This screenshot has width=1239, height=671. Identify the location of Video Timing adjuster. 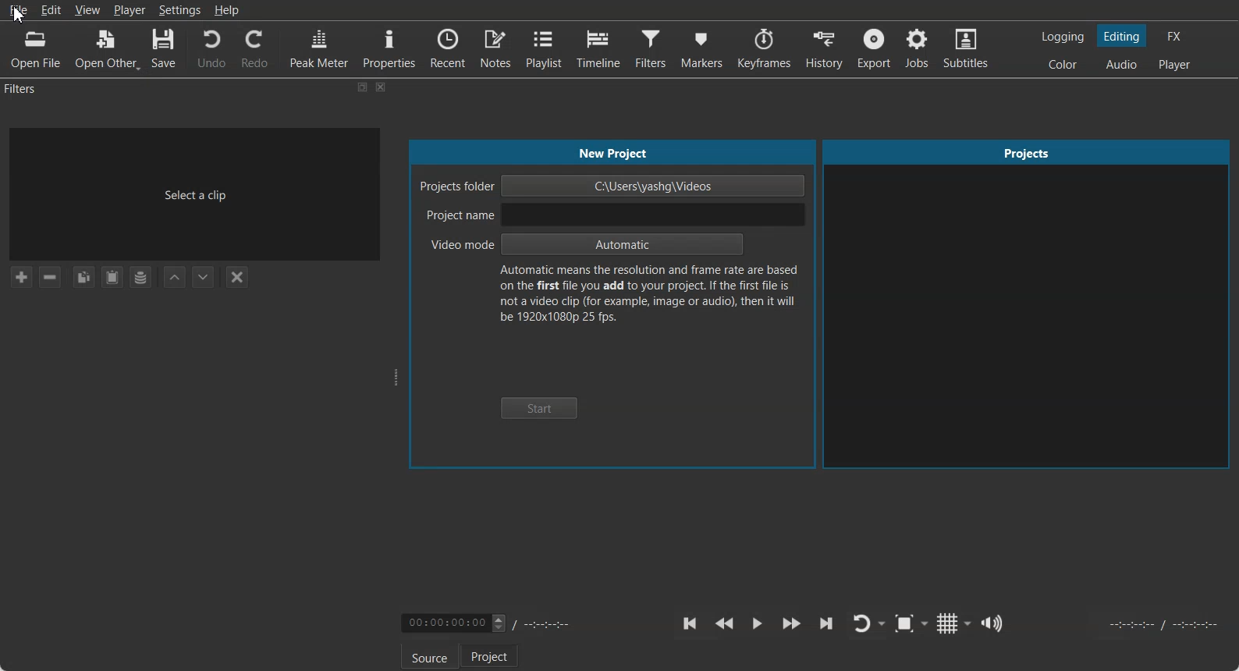
(454, 623).